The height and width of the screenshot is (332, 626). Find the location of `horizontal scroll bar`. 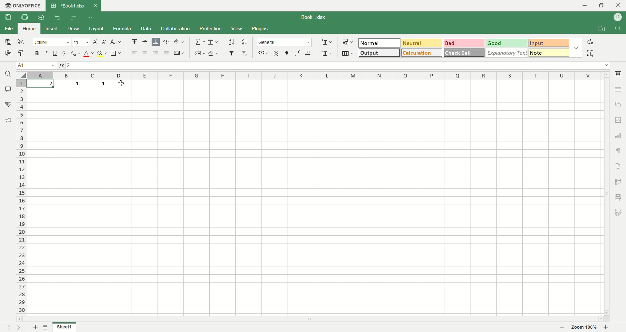

horizontal scroll bar is located at coordinates (310, 319).